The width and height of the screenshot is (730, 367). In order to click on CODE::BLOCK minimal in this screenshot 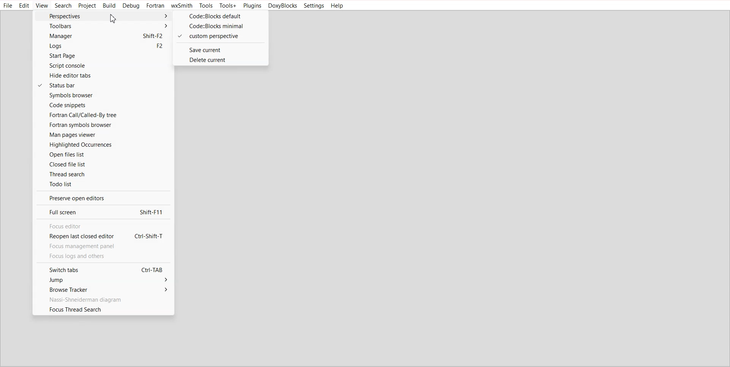, I will do `click(220, 26)`.